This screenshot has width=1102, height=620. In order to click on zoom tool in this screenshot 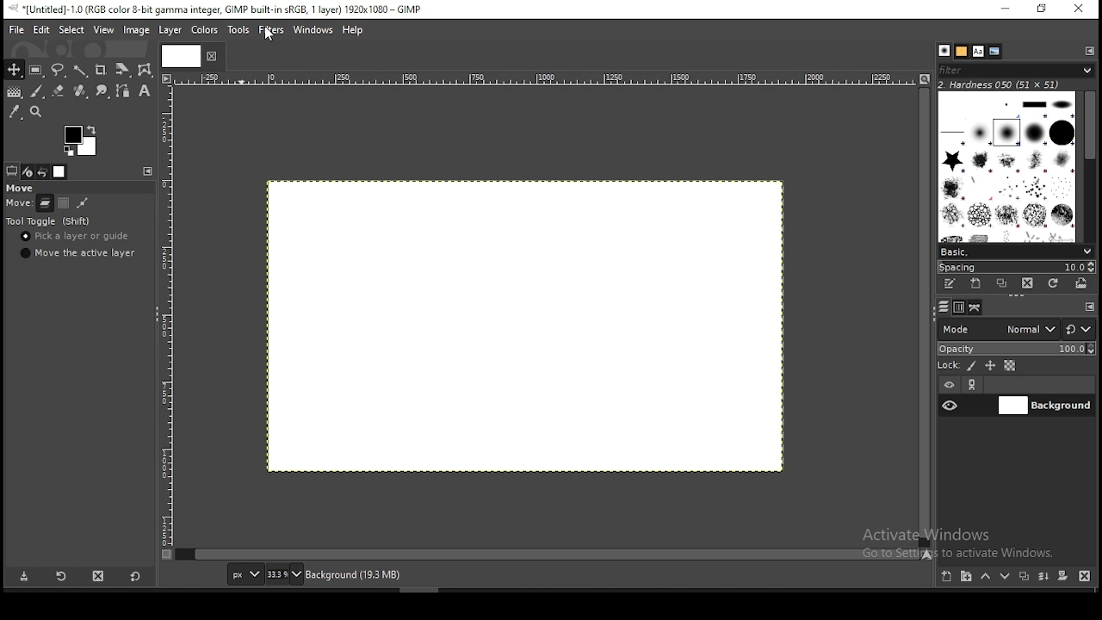, I will do `click(41, 112)`.